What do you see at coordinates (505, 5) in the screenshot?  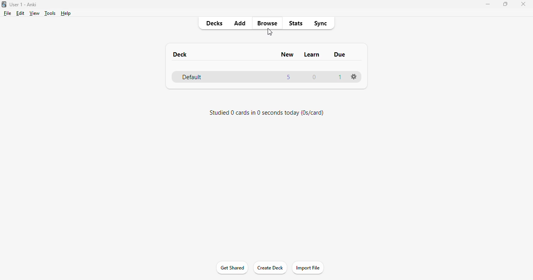 I see `maximize` at bounding box center [505, 5].